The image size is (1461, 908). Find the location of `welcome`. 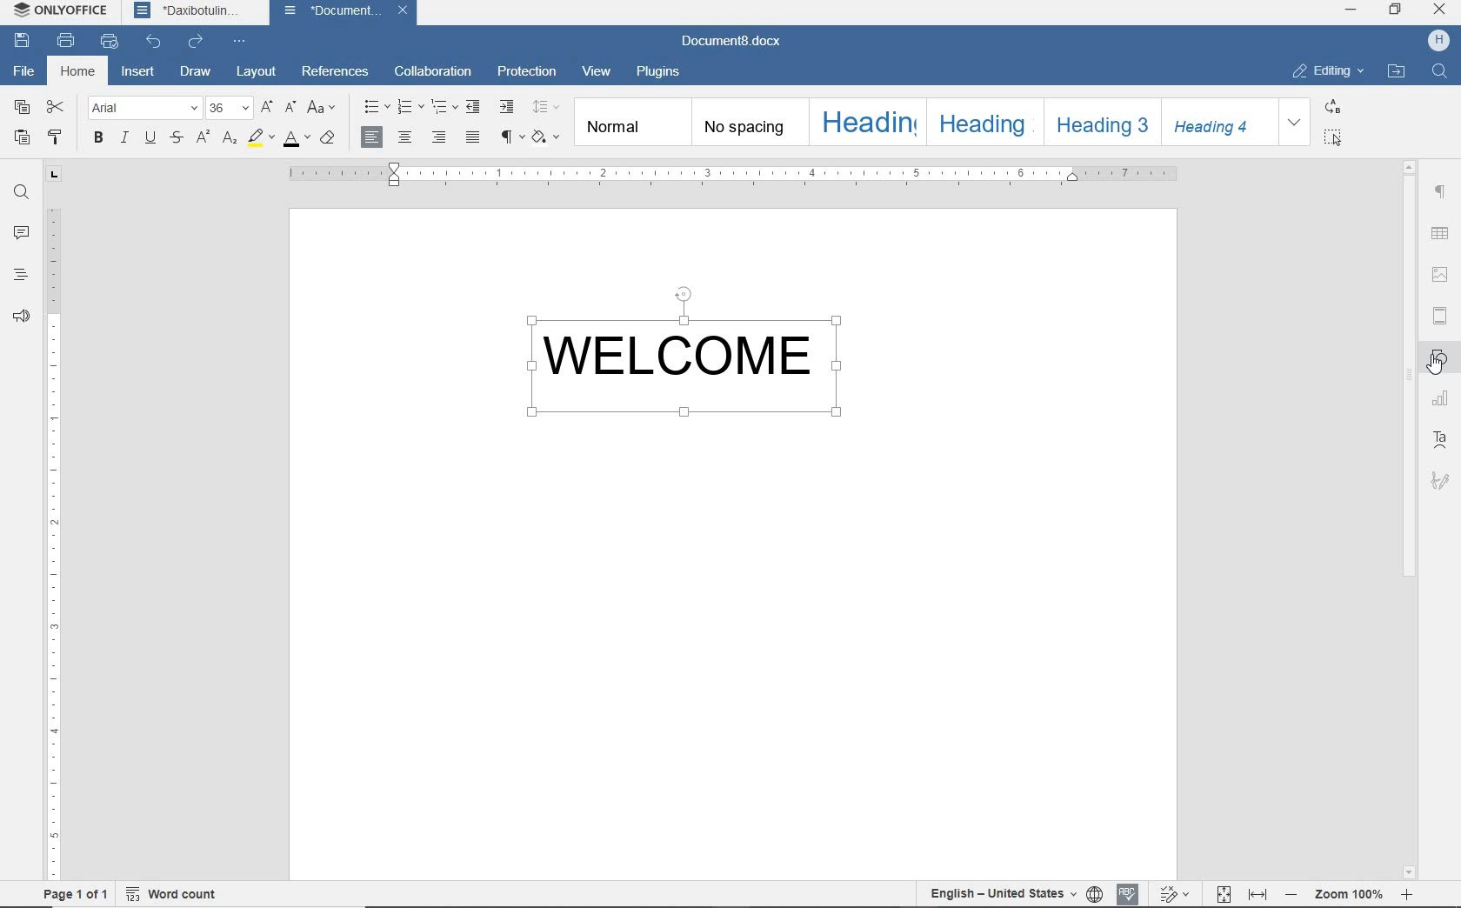

welcome is located at coordinates (712, 366).